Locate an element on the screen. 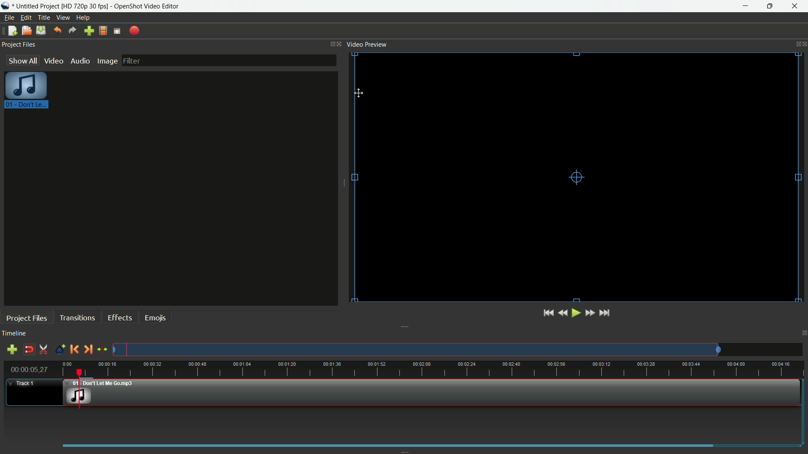 This screenshot has height=454, width=808. project files is located at coordinates (19, 45).